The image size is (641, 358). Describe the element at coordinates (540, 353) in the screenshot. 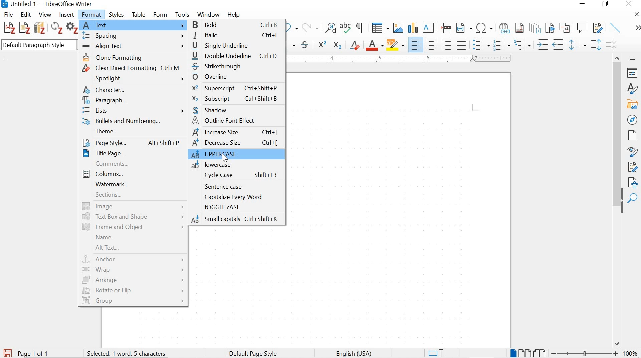

I see `book view` at that location.